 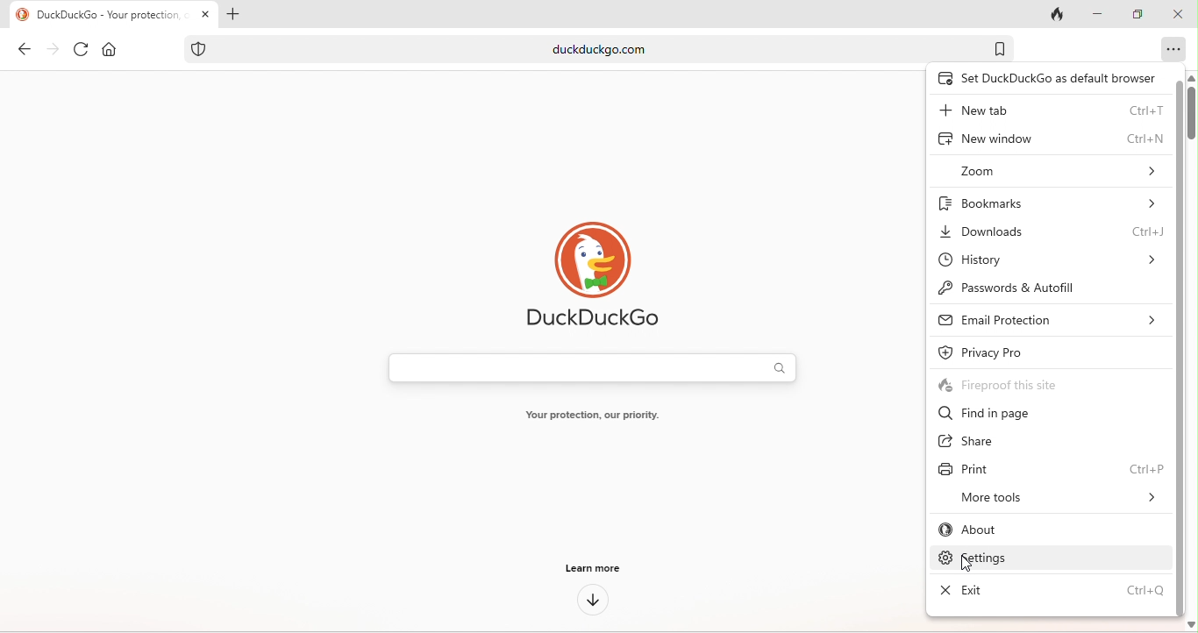 I want to click on set duck duck go default browser, so click(x=1045, y=75).